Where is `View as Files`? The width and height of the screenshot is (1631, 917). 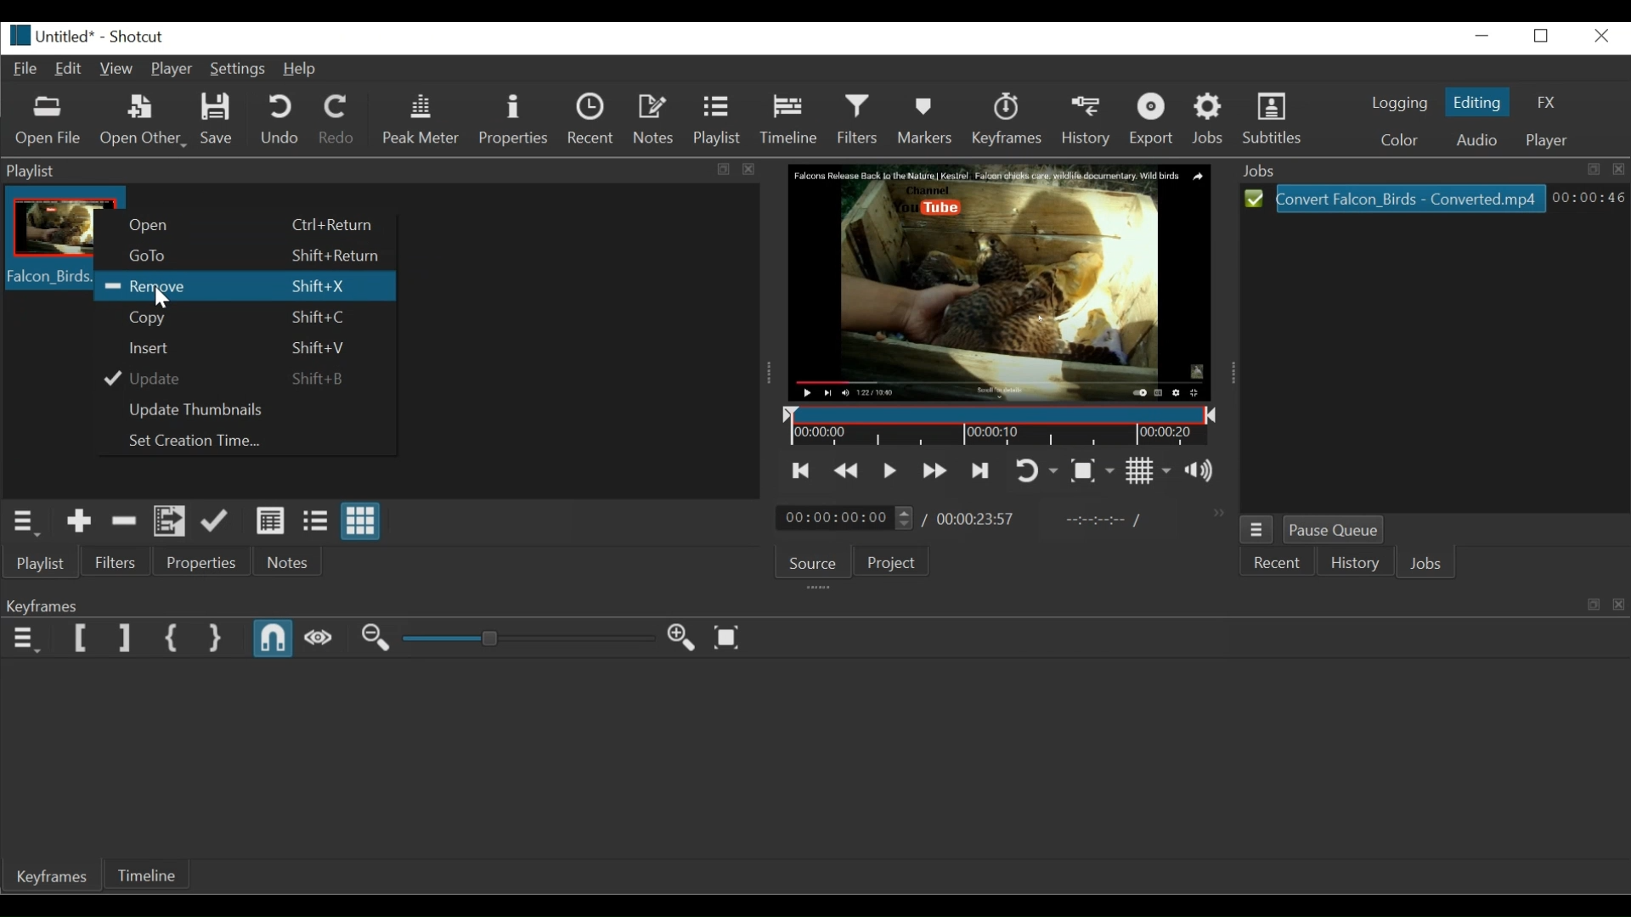 View as Files is located at coordinates (315, 522).